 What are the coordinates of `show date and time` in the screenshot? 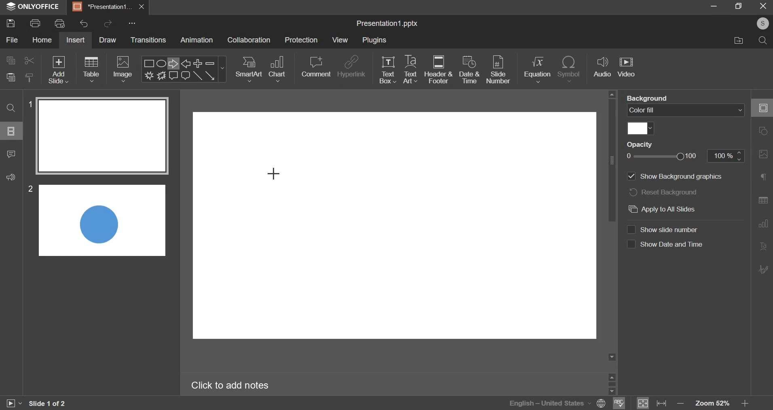 It's located at (666, 245).